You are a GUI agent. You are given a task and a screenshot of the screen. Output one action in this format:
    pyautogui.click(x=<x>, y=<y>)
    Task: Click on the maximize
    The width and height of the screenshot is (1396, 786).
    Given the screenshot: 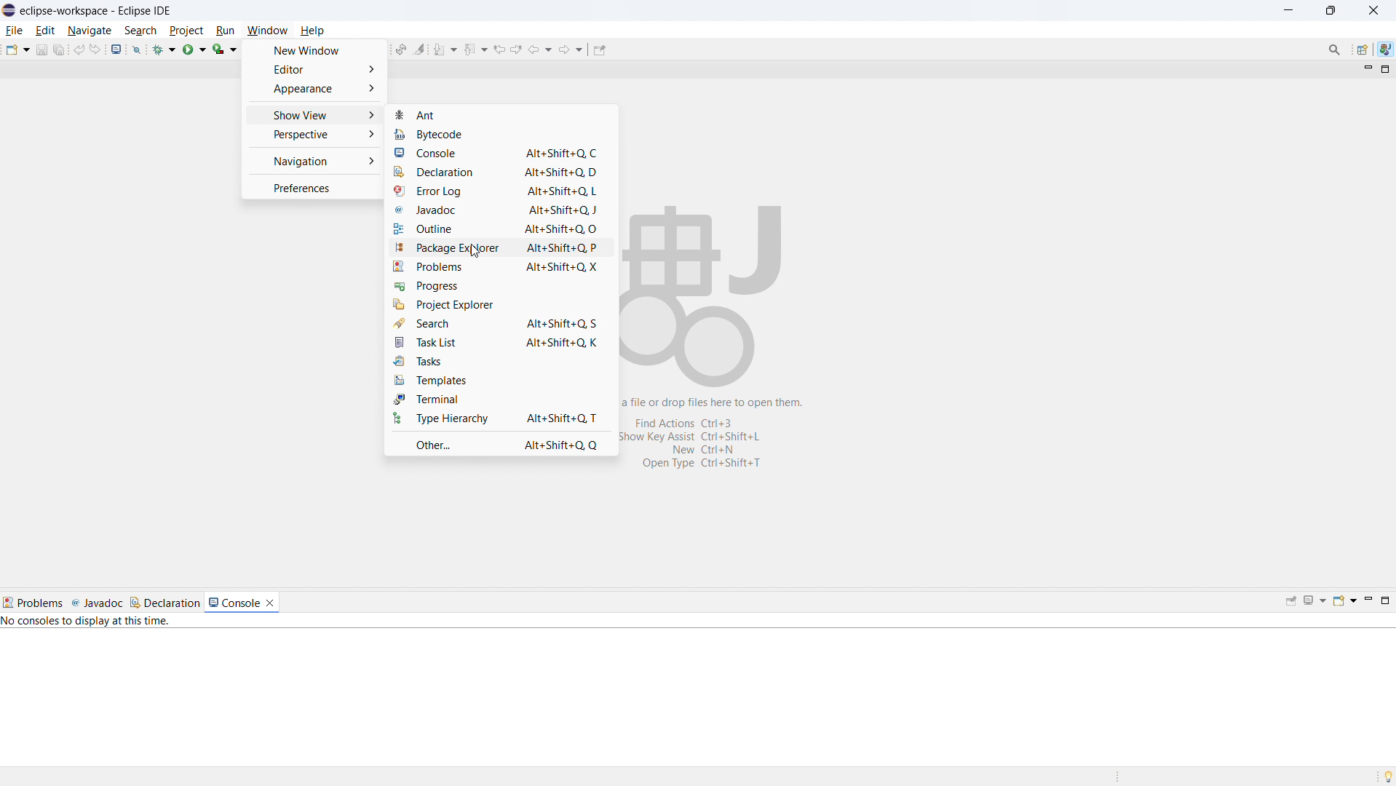 What is the action you would take?
    pyautogui.click(x=1386, y=602)
    